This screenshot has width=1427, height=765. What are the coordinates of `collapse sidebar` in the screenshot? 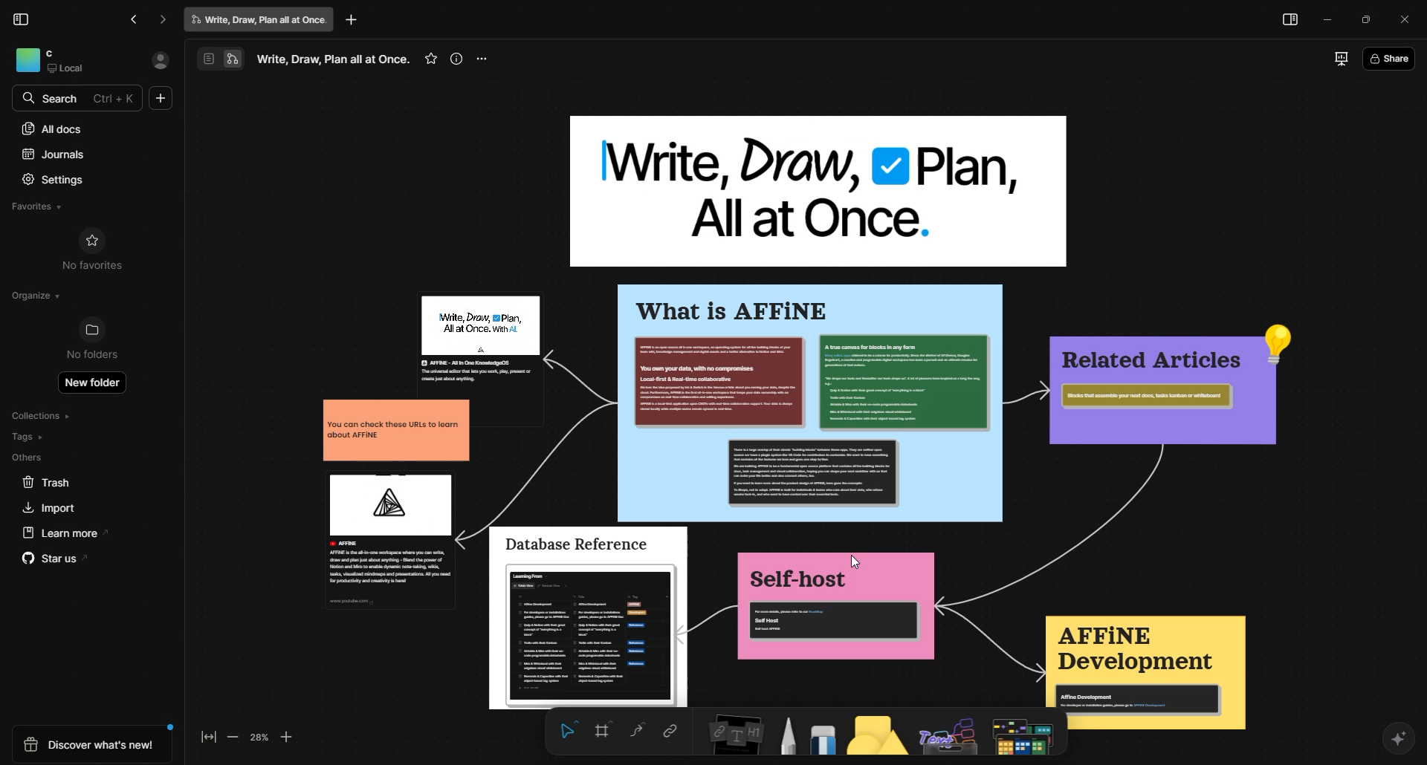 It's located at (23, 19).